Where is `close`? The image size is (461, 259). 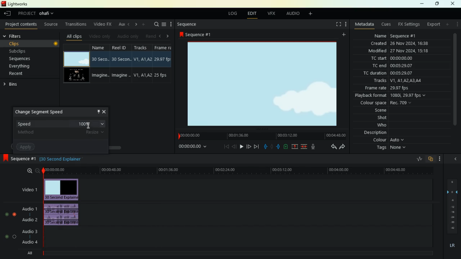
close is located at coordinates (454, 3).